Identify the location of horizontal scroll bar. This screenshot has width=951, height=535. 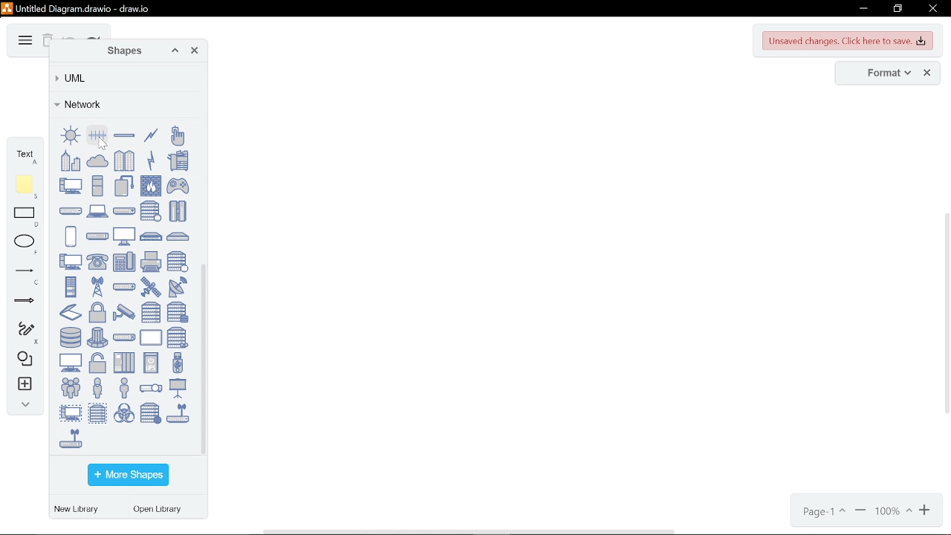
(471, 531).